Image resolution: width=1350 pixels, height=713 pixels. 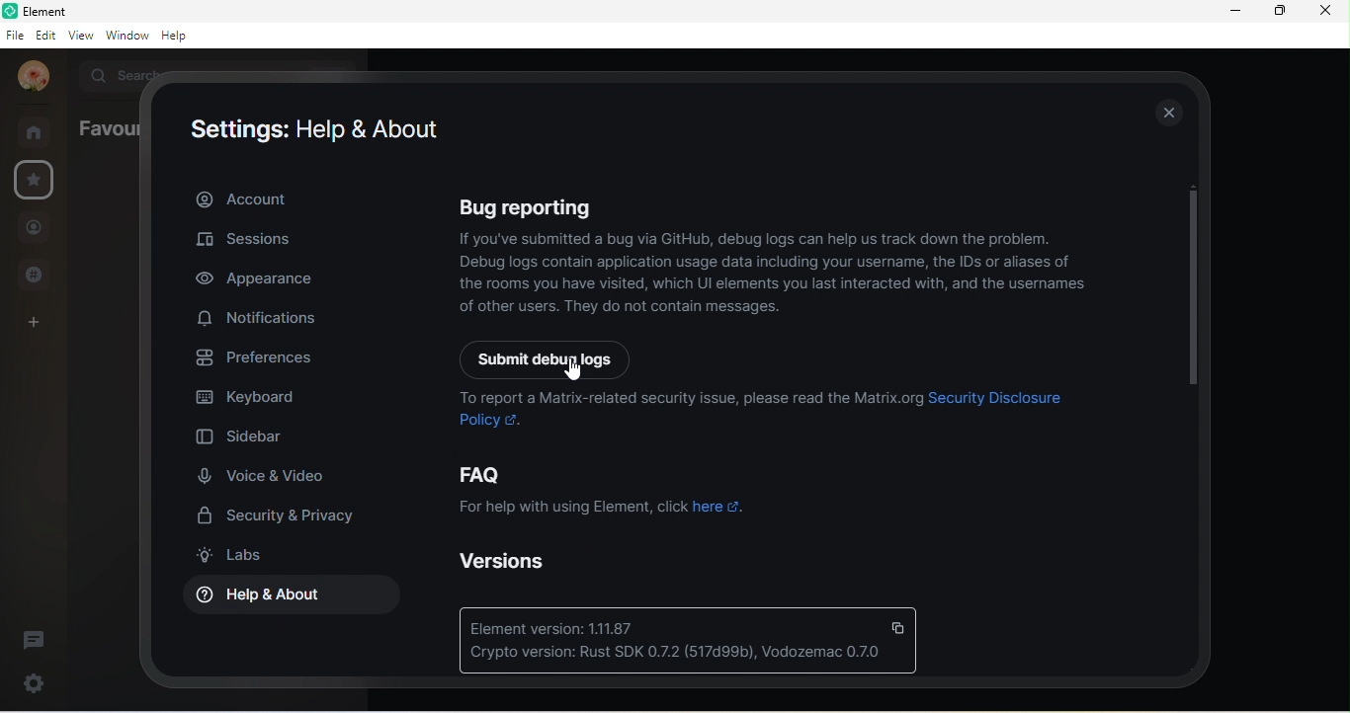 I want to click on people, so click(x=35, y=227).